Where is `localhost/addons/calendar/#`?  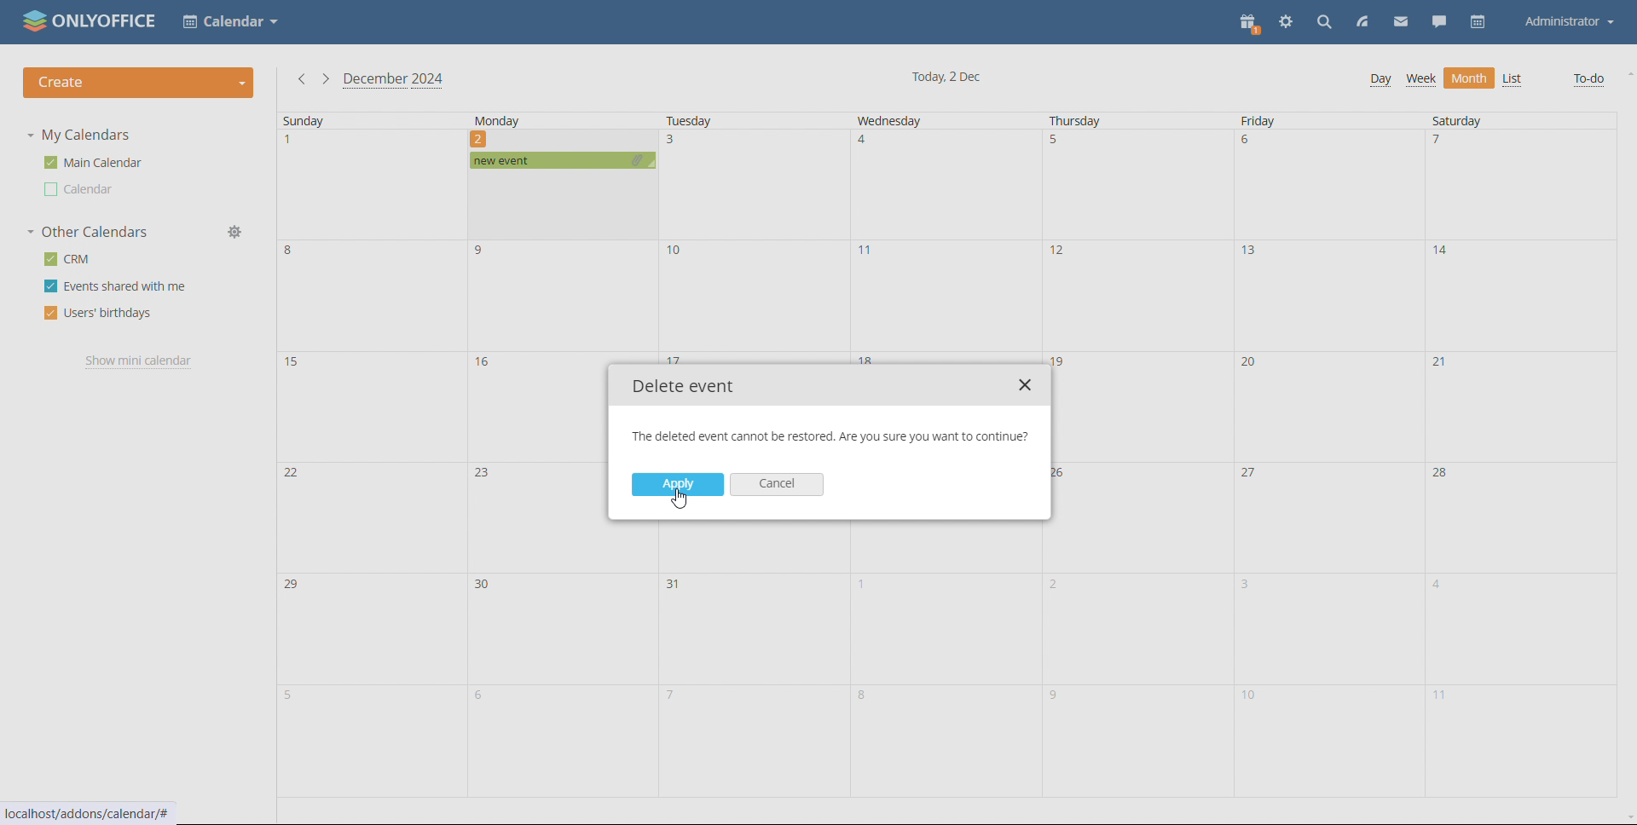
localhost/addons/calendar/# is located at coordinates (89, 813).